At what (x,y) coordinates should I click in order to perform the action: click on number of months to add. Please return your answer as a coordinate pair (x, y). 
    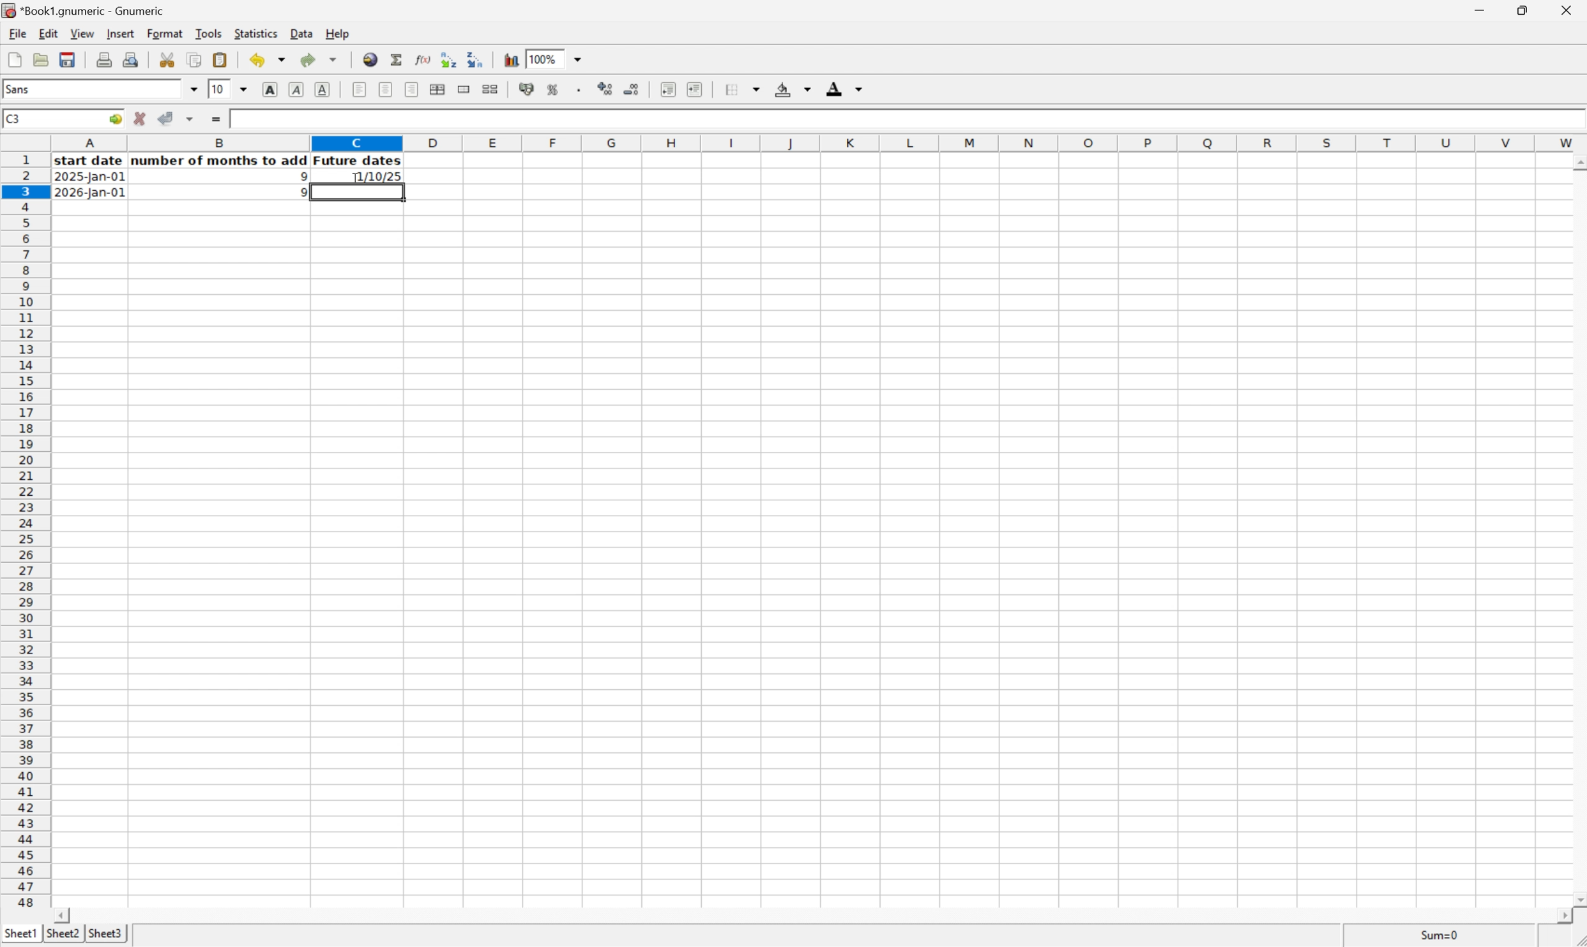
    Looking at the image, I should click on (220, 161).